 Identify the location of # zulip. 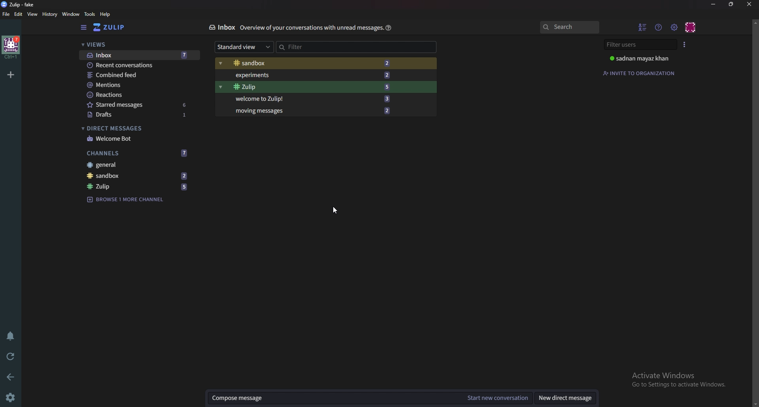
(114, 186).